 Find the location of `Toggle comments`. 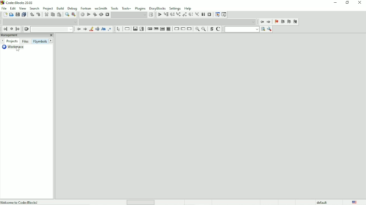

Toggle comments is located at coordinates (219, 29).